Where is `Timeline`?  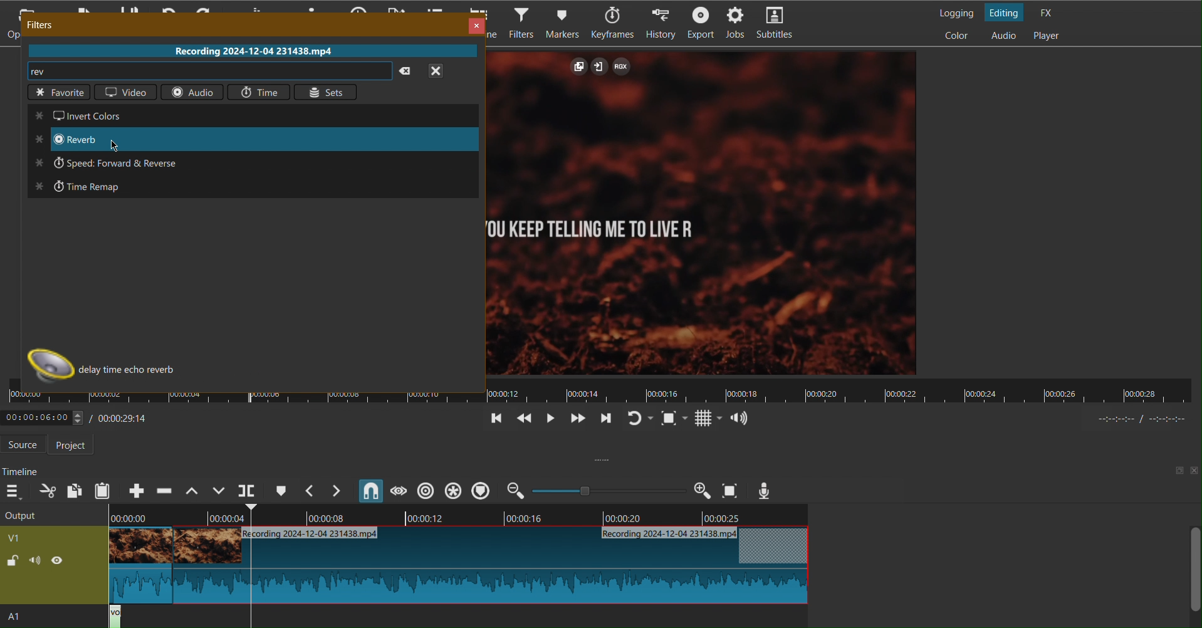 Timeline is located at coordinates (461, 516).